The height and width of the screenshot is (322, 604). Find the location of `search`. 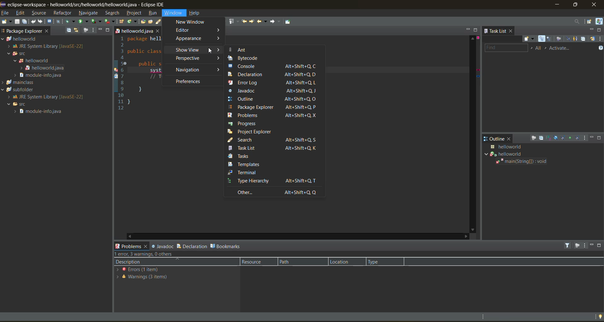

search is located at coordinates (111, 14).